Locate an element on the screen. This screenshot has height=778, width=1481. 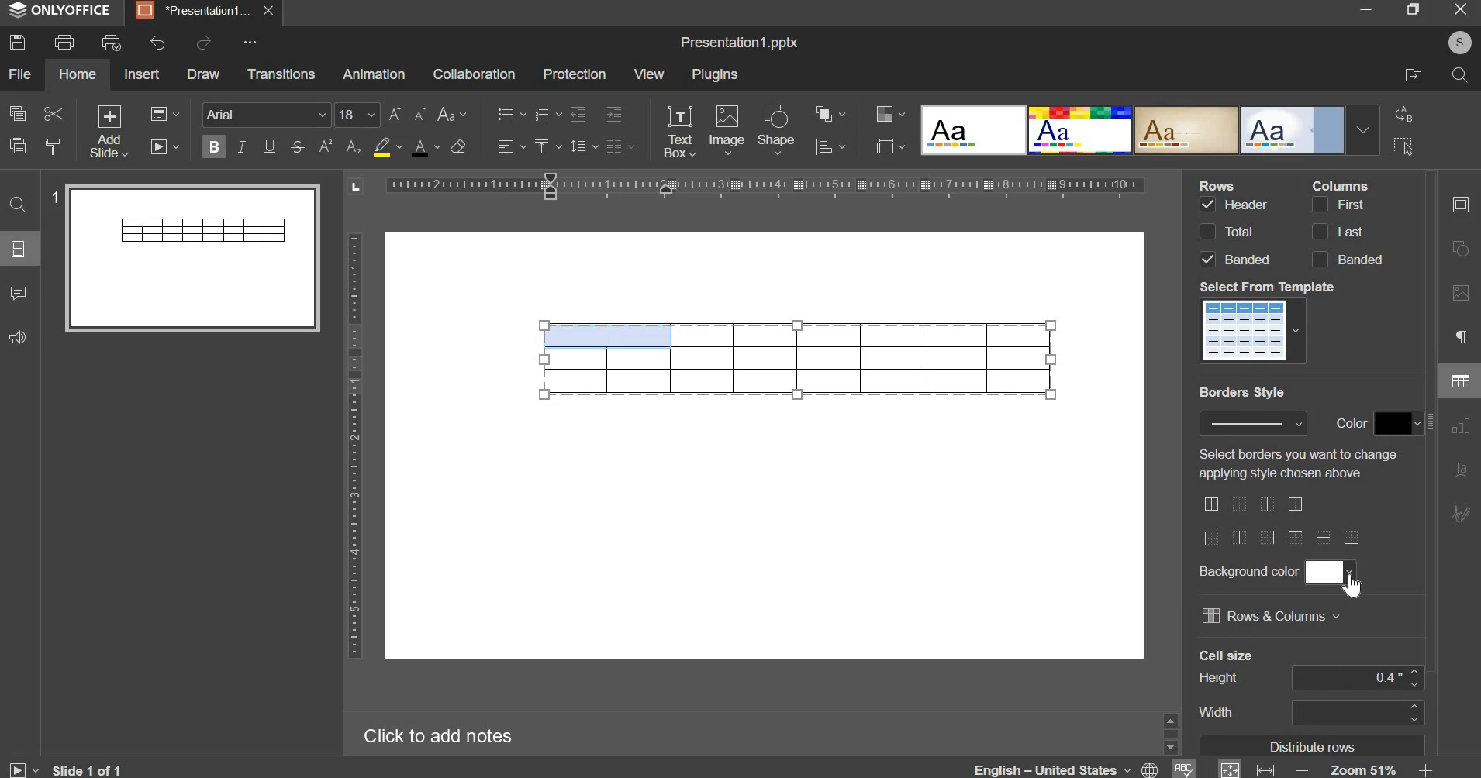
feedback is located at coordinates (16, 338).